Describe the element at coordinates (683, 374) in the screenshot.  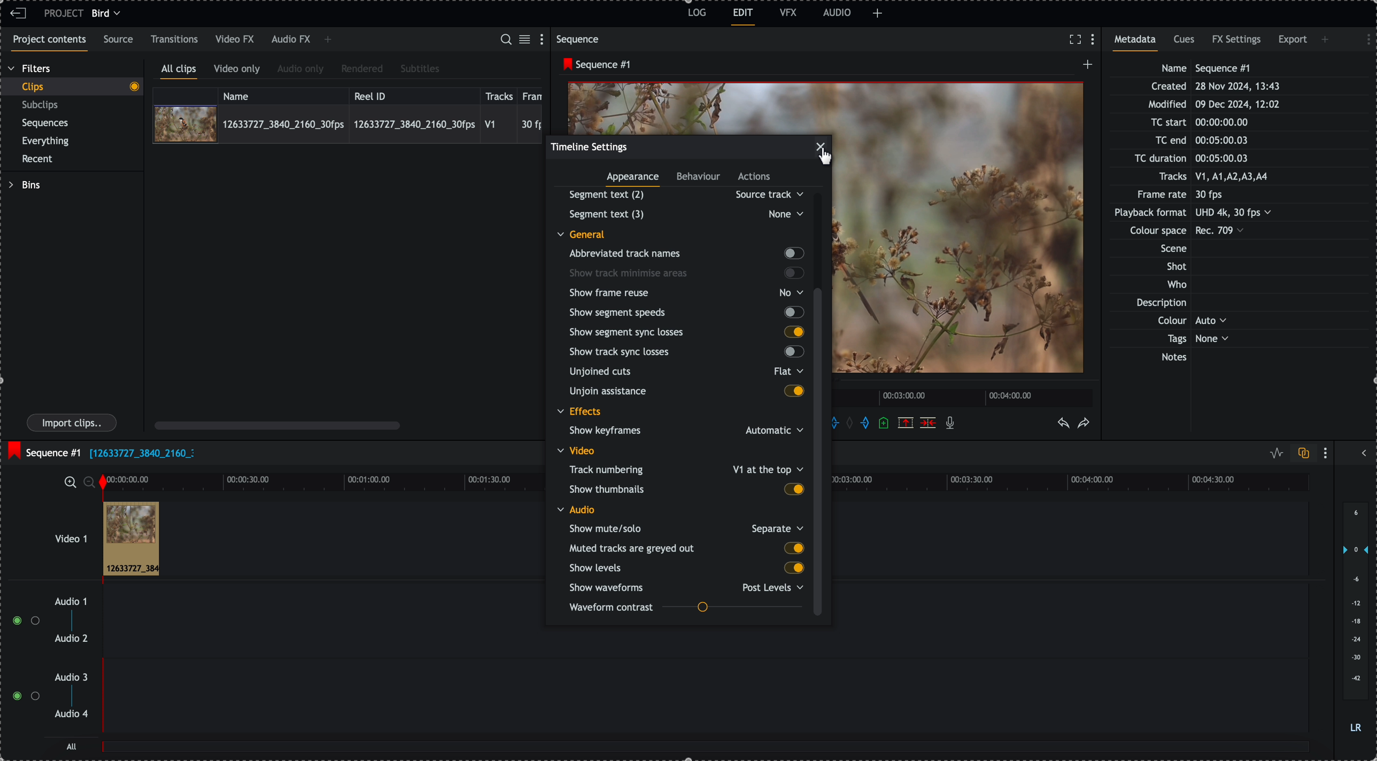
I see `unjoined cuts` at that location.